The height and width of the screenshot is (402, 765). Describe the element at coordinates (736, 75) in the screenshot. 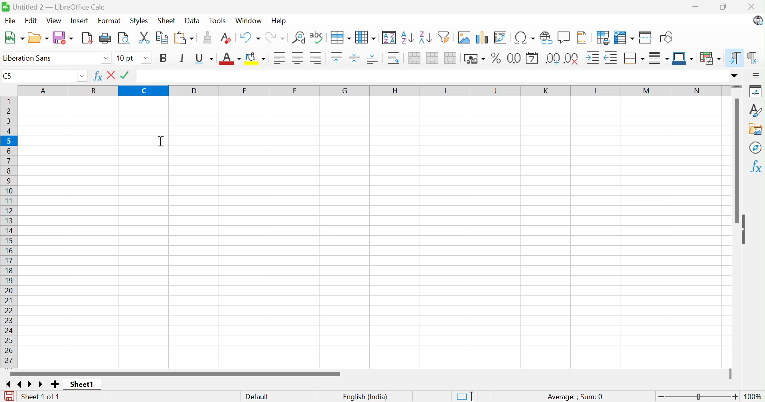

I see `Expand formula` at that location.